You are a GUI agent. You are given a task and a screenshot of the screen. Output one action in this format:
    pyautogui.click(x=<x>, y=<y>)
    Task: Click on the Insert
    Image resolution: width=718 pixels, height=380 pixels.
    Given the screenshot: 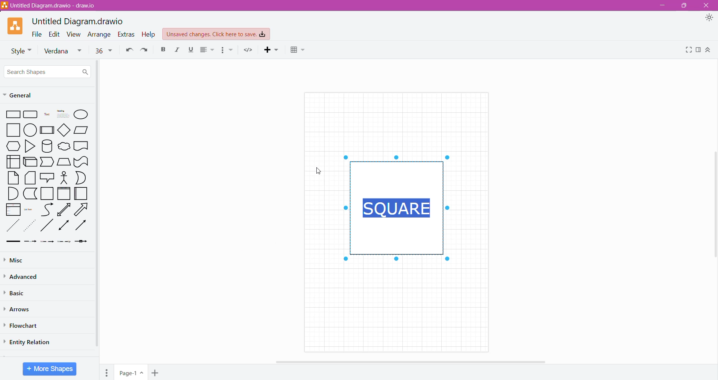 What is the action you would take?
    pyautogui.click(x=269, y=51)
    